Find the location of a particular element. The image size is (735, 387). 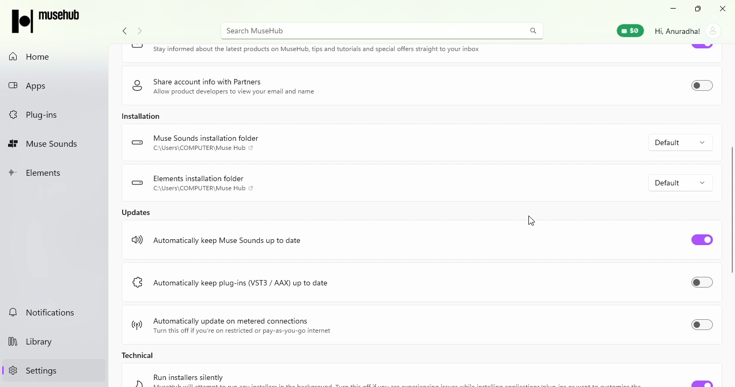

Default is located at coordinates (679, 182).